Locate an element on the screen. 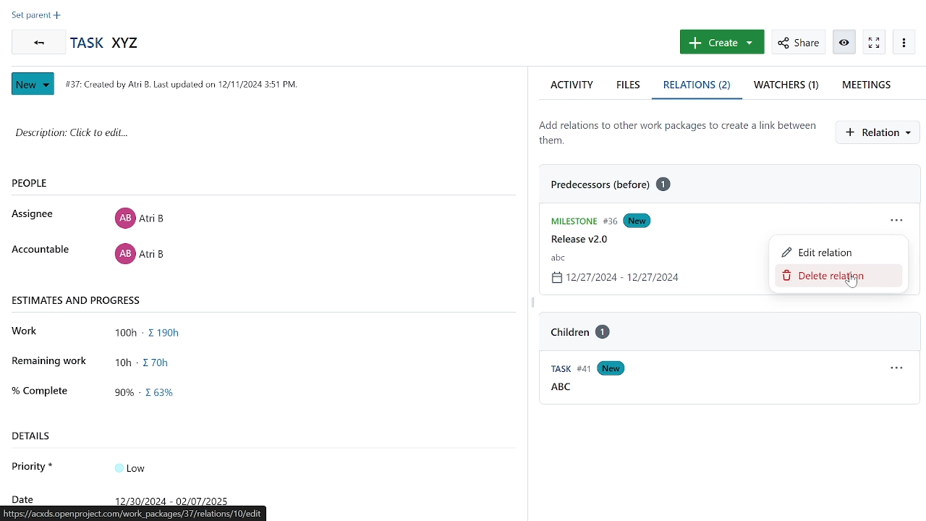  accountable is located at coordinates (40, 250).